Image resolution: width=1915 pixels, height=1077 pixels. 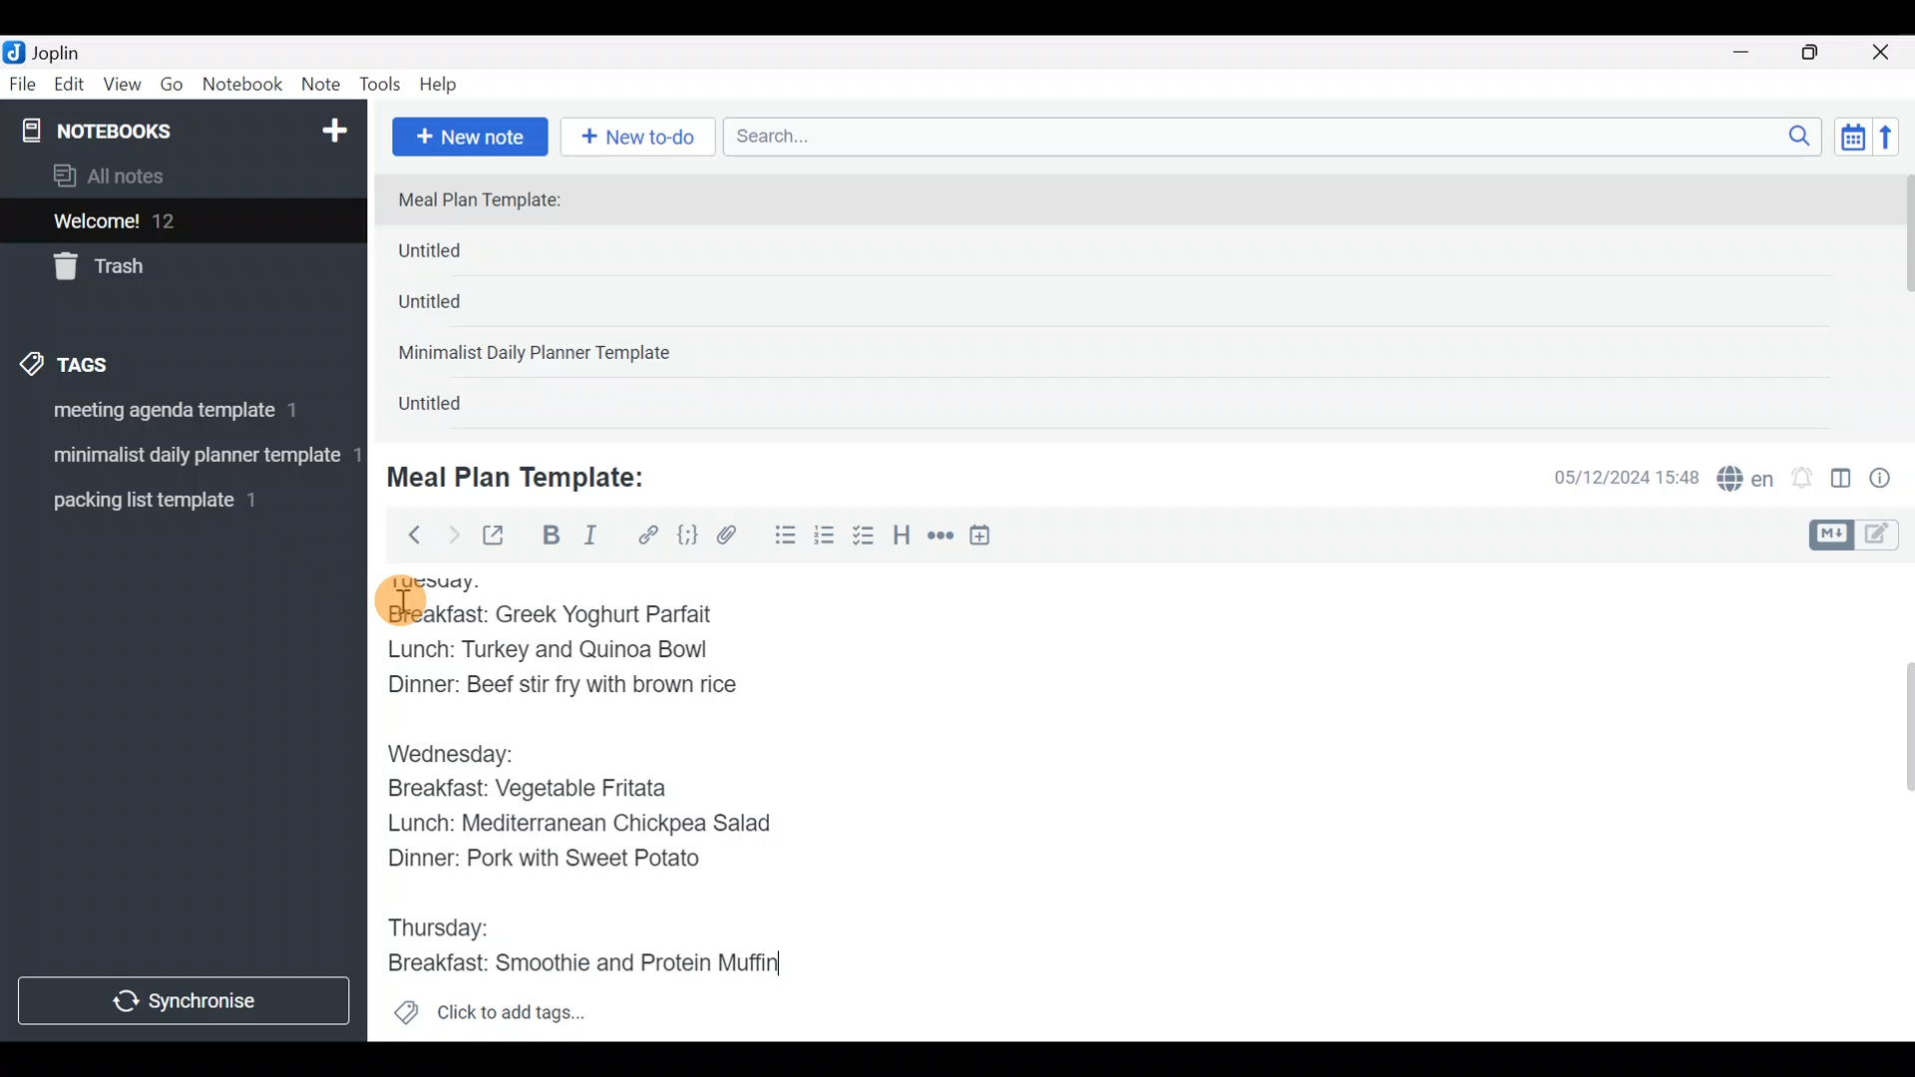 What do you see at coordinates (446, 81) in the screenshot?
I see `Help` at bounding box center [446, 81].